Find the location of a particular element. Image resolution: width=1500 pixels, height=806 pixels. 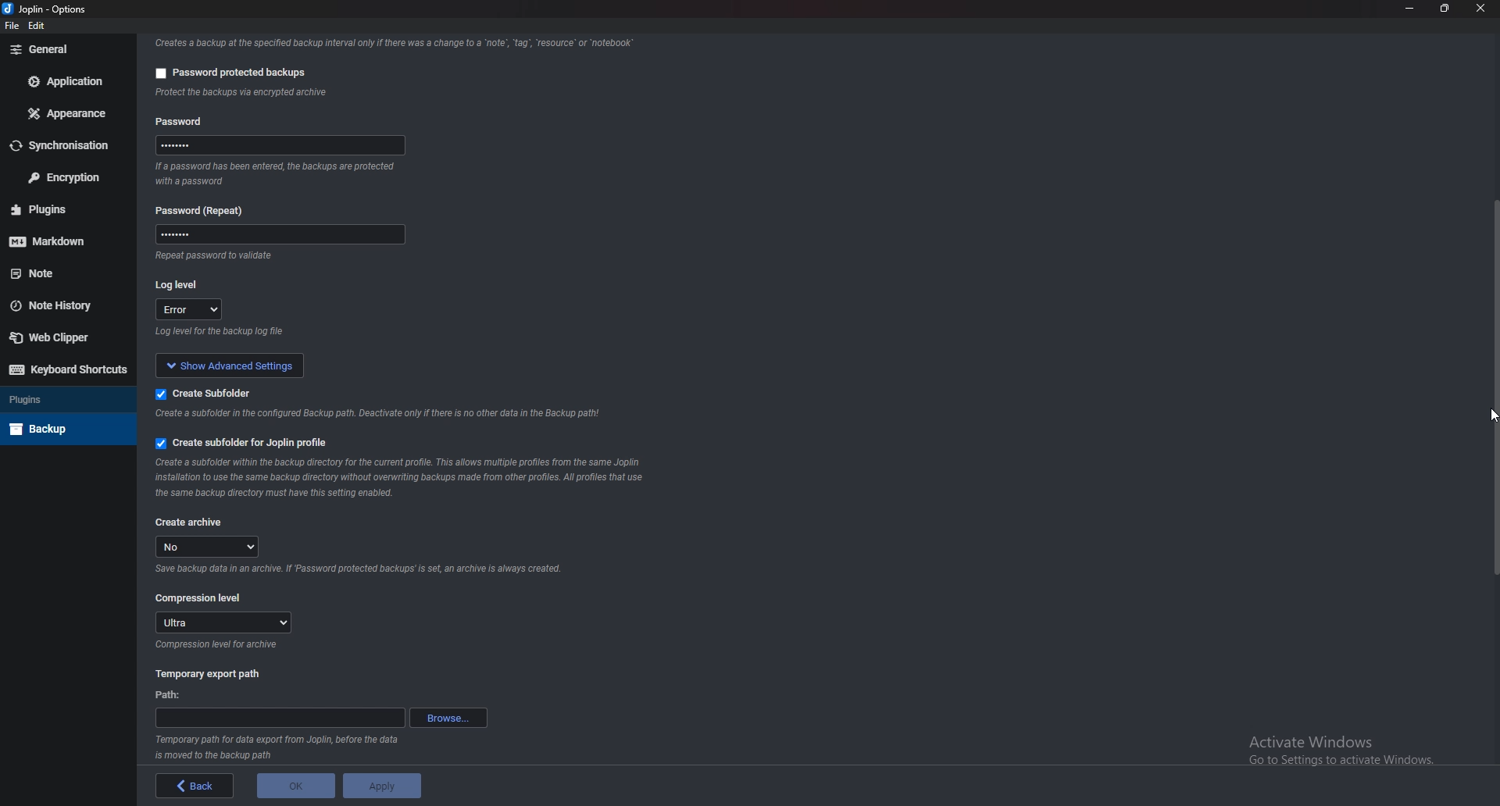

Resize is located at coordinates (1446, 8).